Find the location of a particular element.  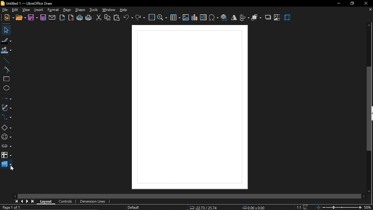

arrows is located at coordinates (6, 146).